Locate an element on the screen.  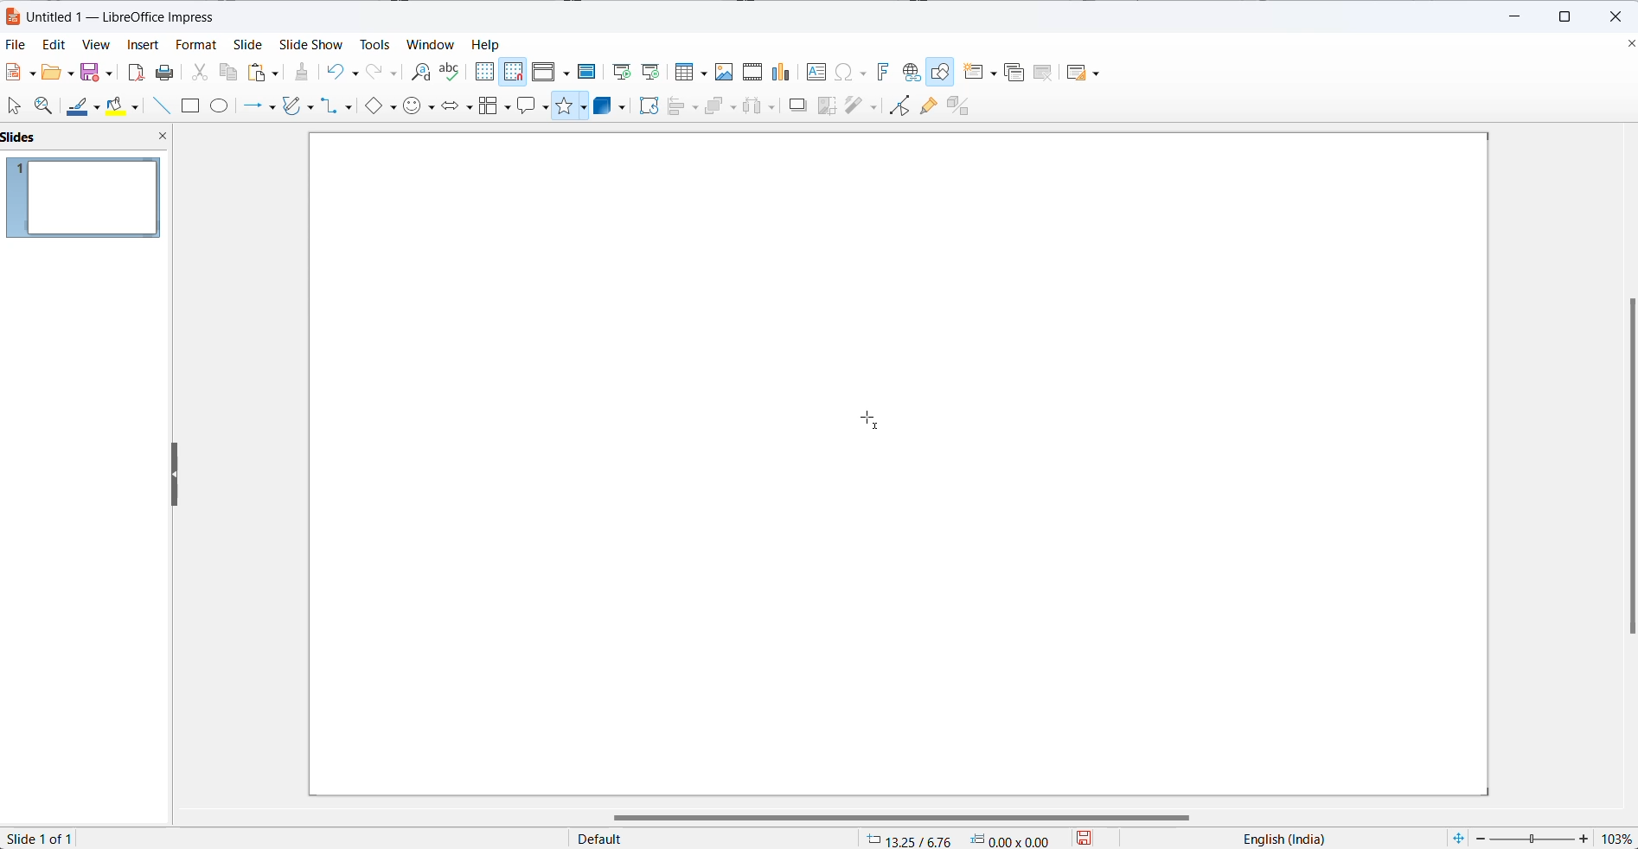
rectangle is located at coordinates (193, 107).